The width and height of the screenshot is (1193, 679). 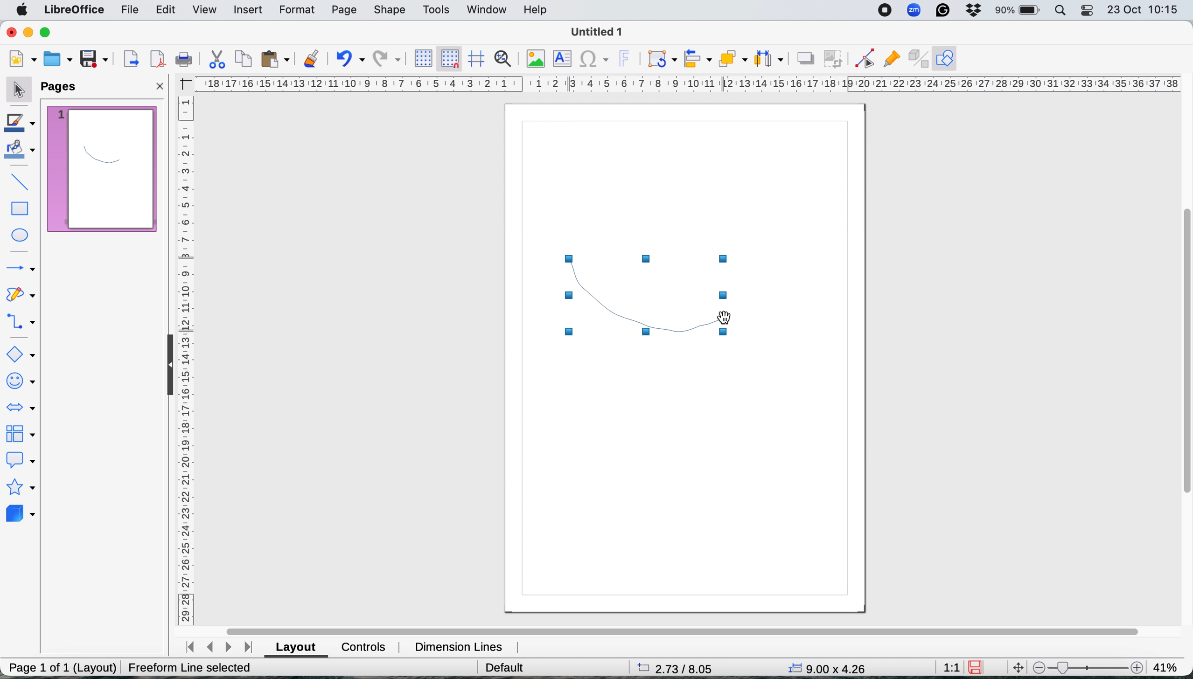 I want to click on fill color, so click(x=21, y=152).